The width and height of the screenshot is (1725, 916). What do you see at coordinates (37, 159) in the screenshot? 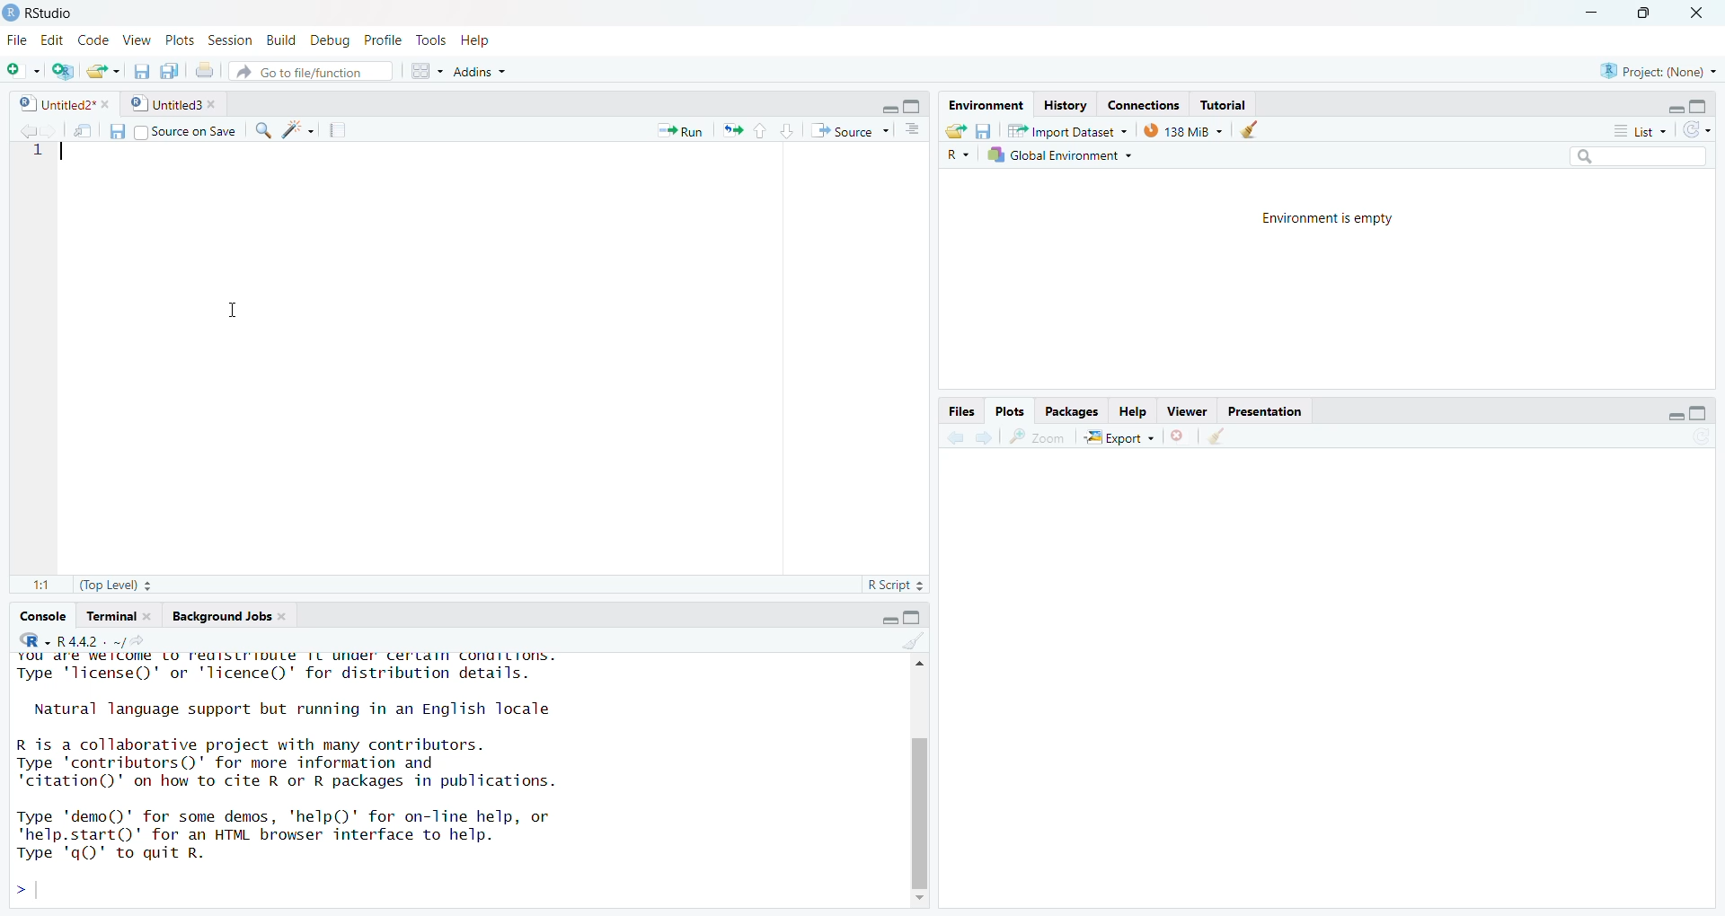
I see `1` at bounding box center [37, 159].